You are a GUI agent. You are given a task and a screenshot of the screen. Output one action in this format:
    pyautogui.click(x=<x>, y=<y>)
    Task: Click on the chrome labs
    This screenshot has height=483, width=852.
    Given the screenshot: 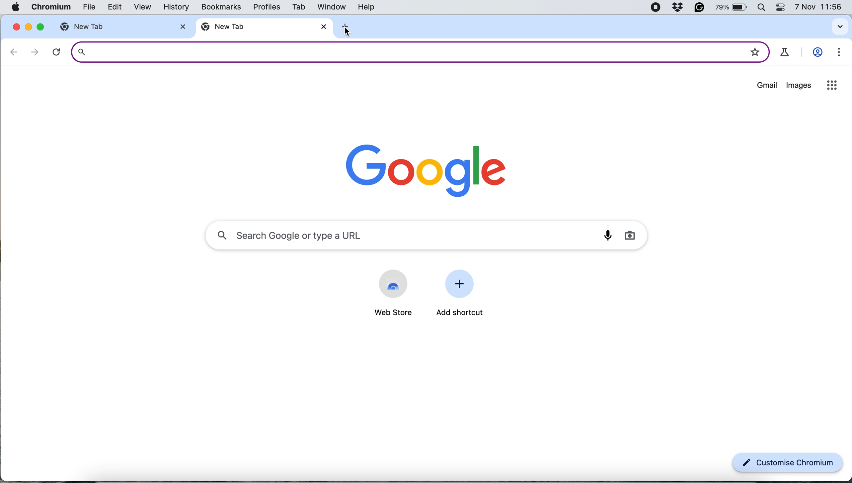 What is the action you would take?
    pyautogui.click(x=785, y=52)
    